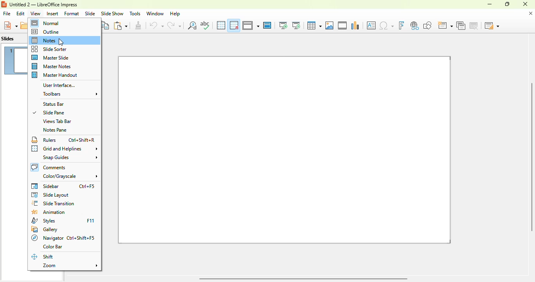  Describe the element at coordinates (251, 25) in the screenshot. I see `display views` at that location.